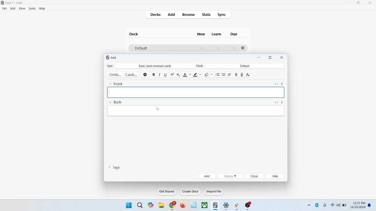 Image resolution: width=376 pixels, height=211 pixels. What do you see at coordinates (141, 48) in the screenshot?
I see `default` at bounding box center [141, 48].